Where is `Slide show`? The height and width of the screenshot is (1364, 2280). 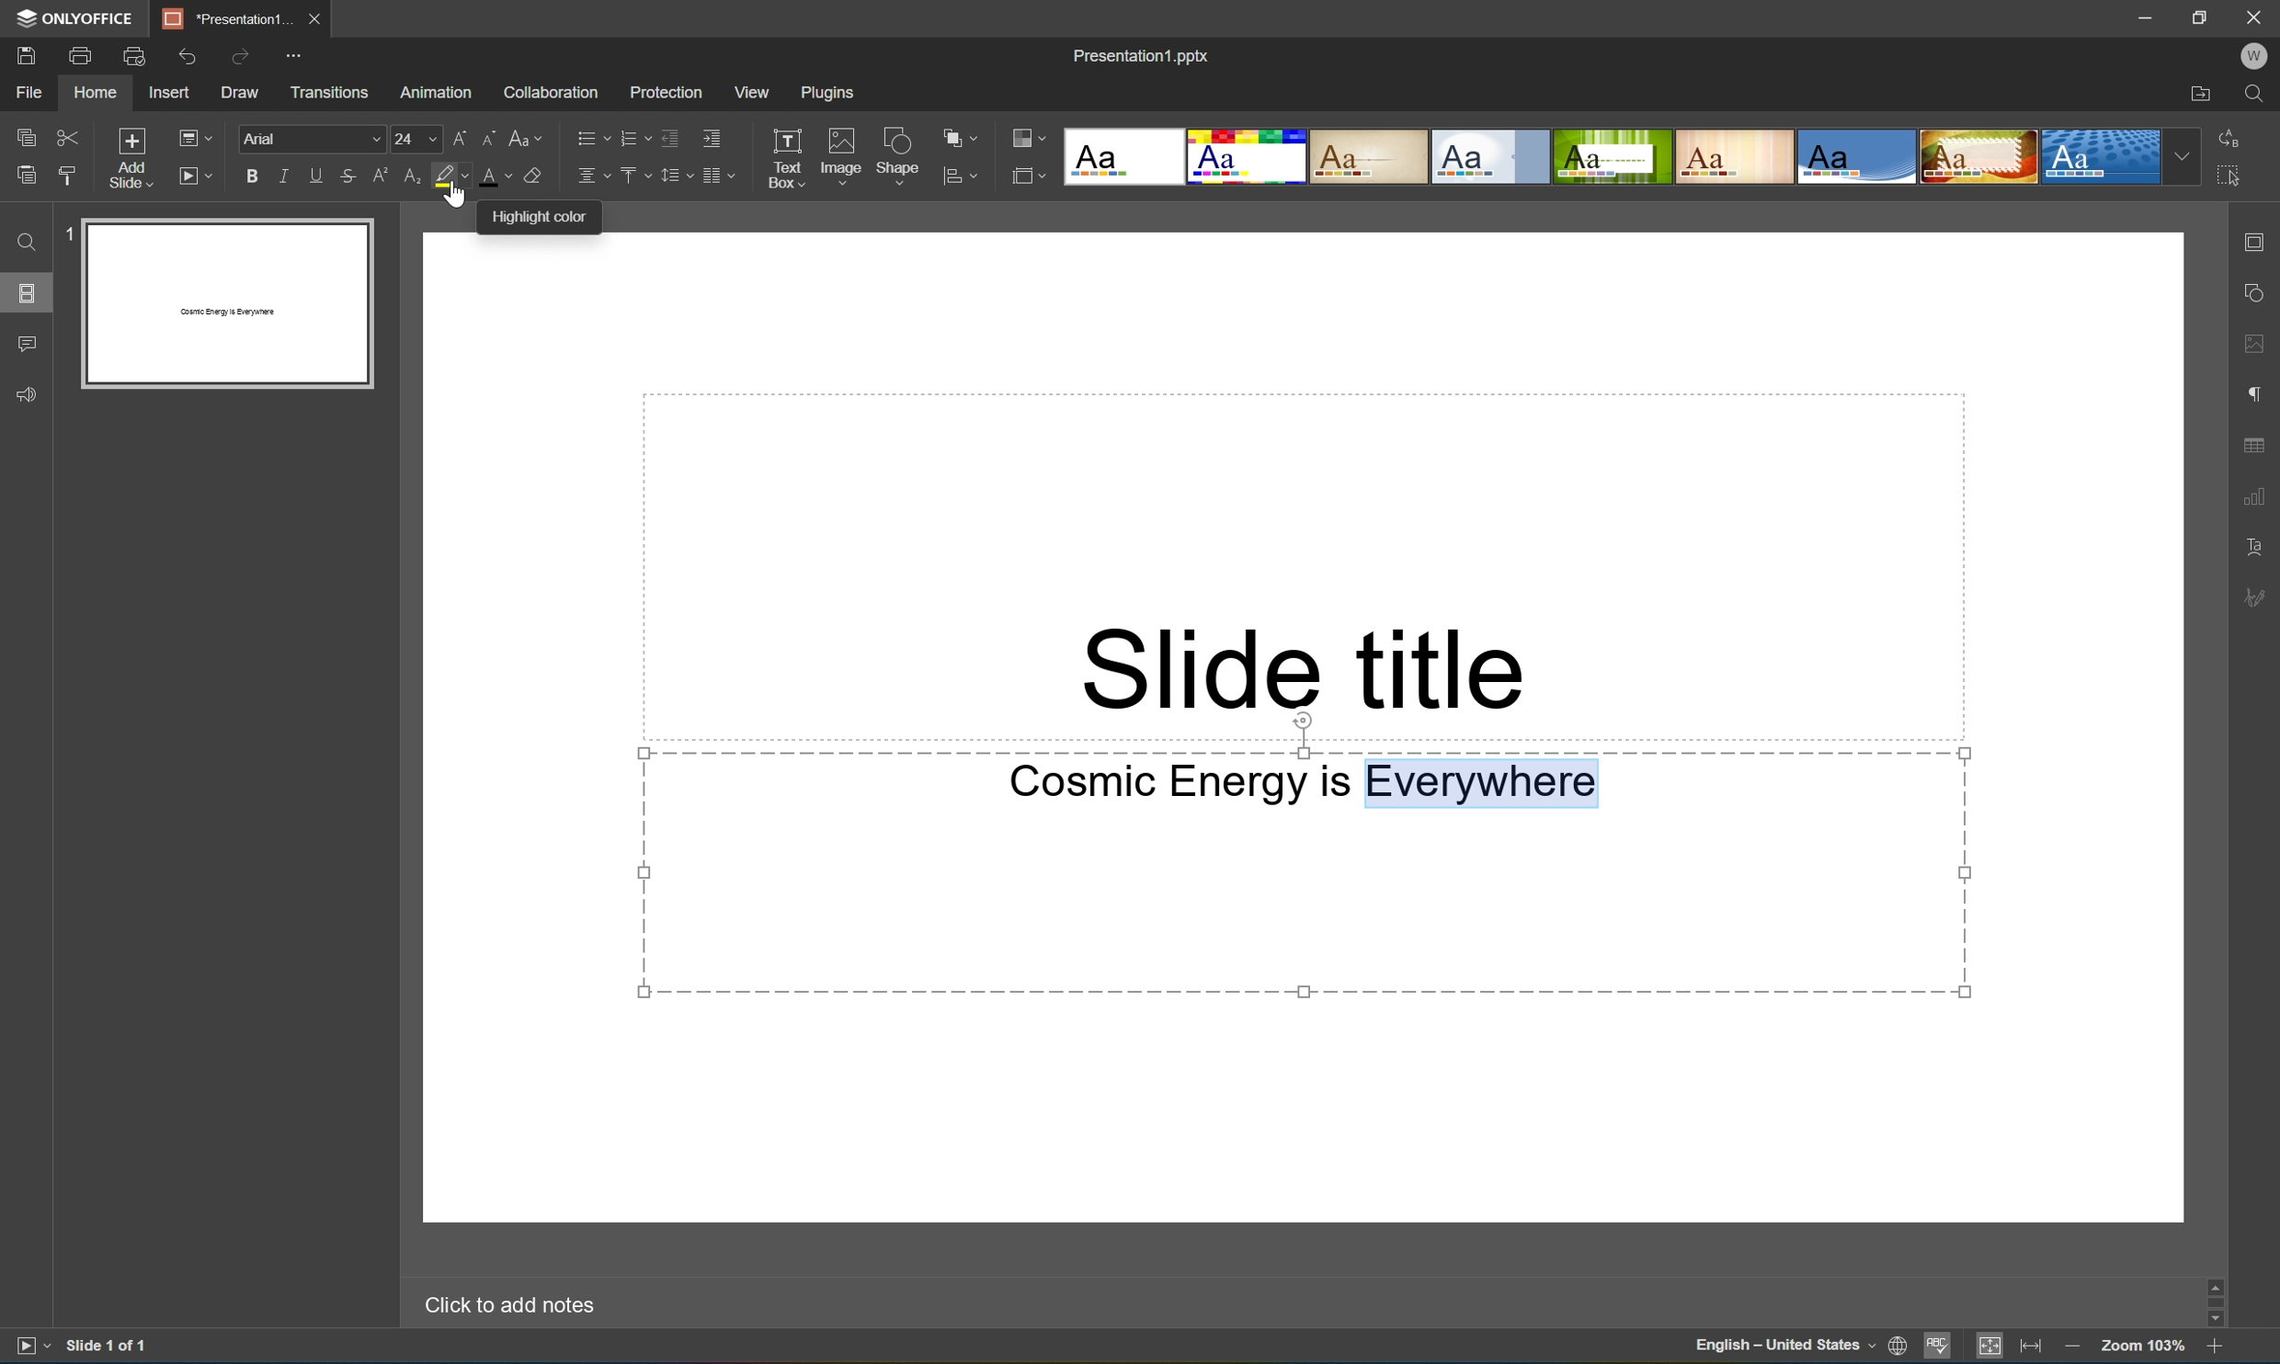
Slide show is located at coordinates (28, 1349).